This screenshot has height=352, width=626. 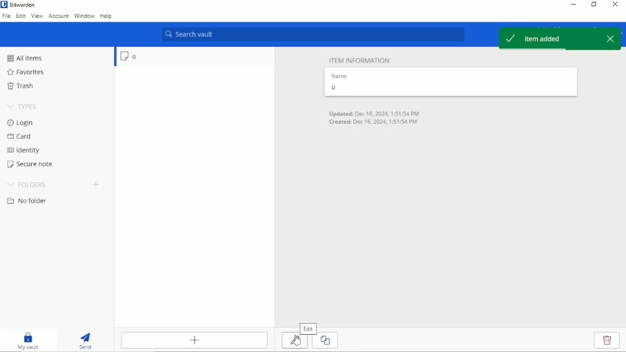 What do you see at coordinates (374, 112) in the screenshot?
I see `Updated: Dec 16, 2024, 1:51:54 PM` at bounding box center [374, 112].